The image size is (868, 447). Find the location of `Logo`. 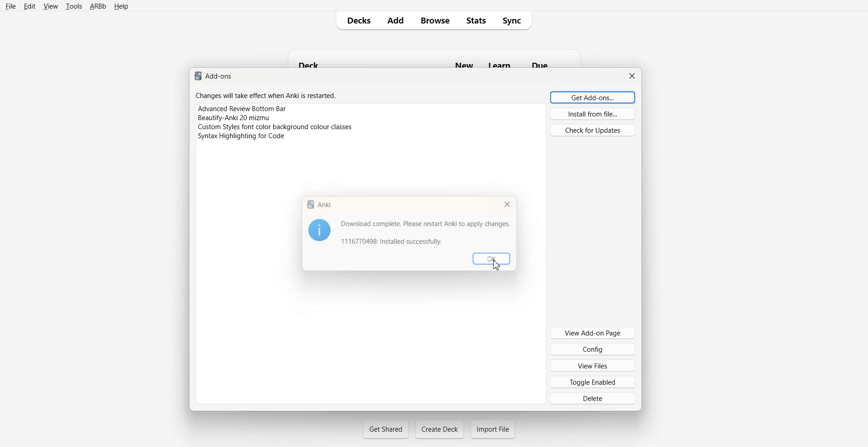

Logo is located at coordinates (320, 230).